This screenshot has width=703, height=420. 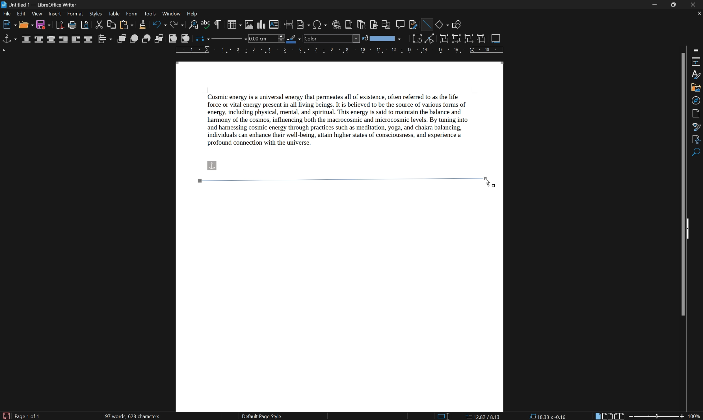 What do you see at coordinates (193, 25) in the screenshot?
I see `find and replace` at bounding box center [193, 25].